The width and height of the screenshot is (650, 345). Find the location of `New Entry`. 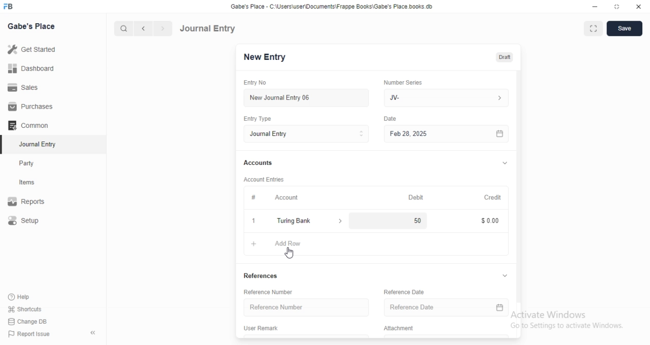

New Entry is located at coordinates (264, 57).